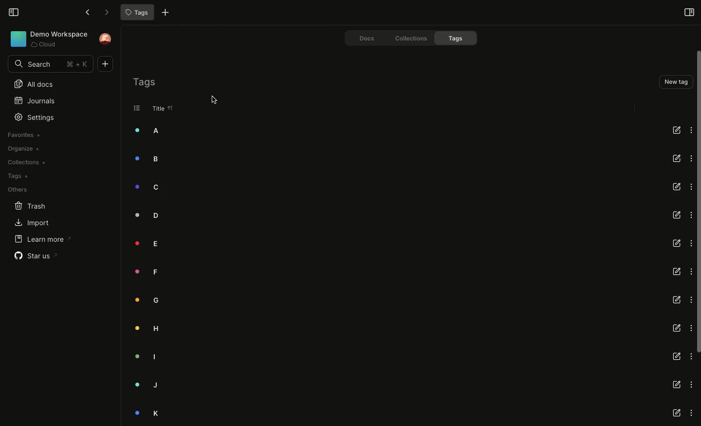 Image resolution: width=701 pixels, height=426 pixels. What do you see at coordinates (145, 386) in the screenshot?
I see `J` at bounding box center [145, 386].